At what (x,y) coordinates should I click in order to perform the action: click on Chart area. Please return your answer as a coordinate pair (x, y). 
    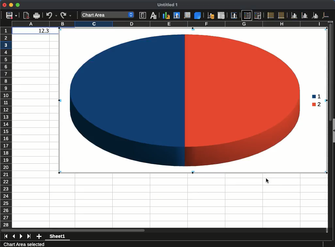
    Looking at the image, I should click on (177, 15).